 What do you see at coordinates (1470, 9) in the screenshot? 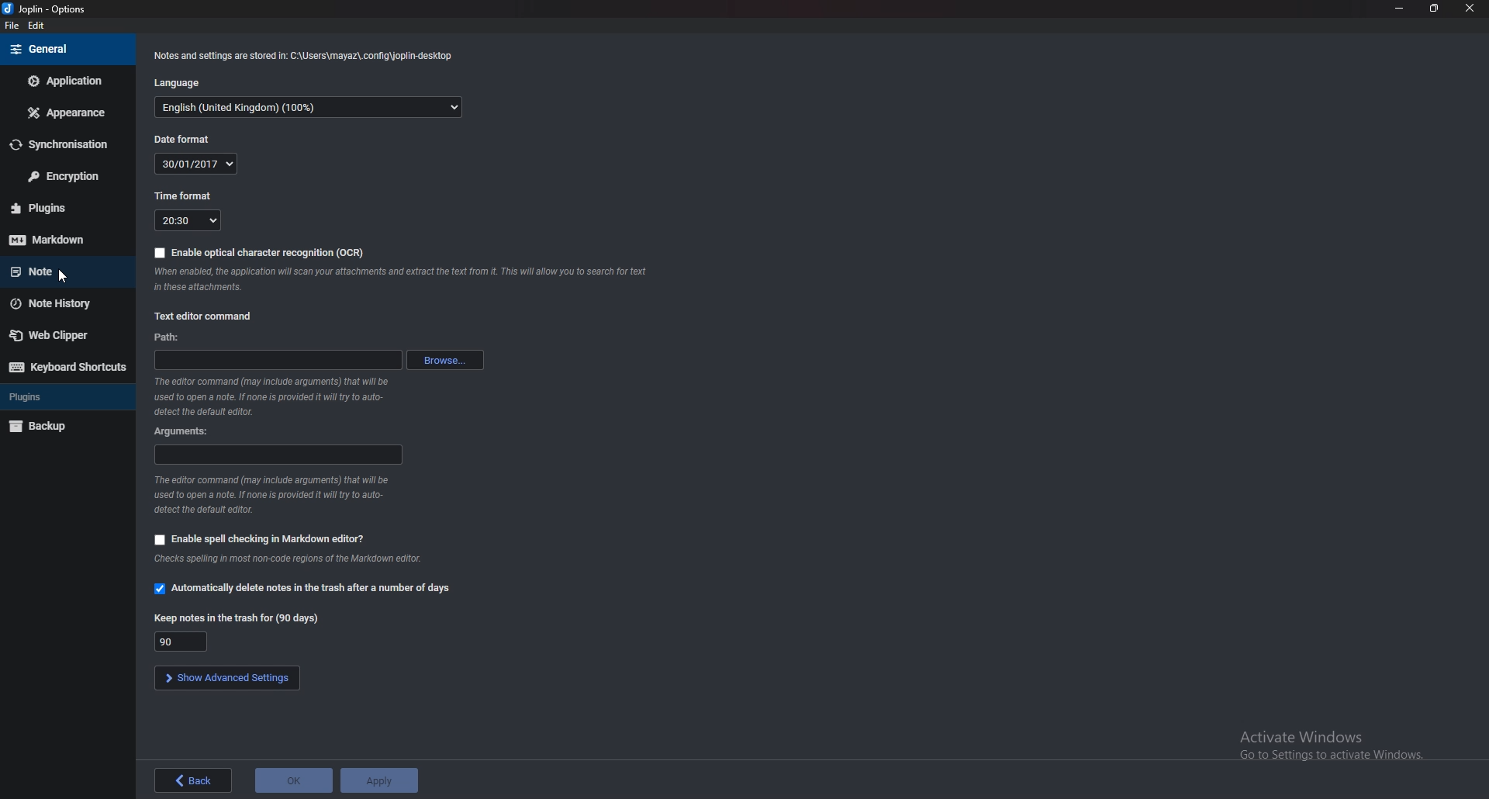
I see `close` at bounding box center [1470, 9].